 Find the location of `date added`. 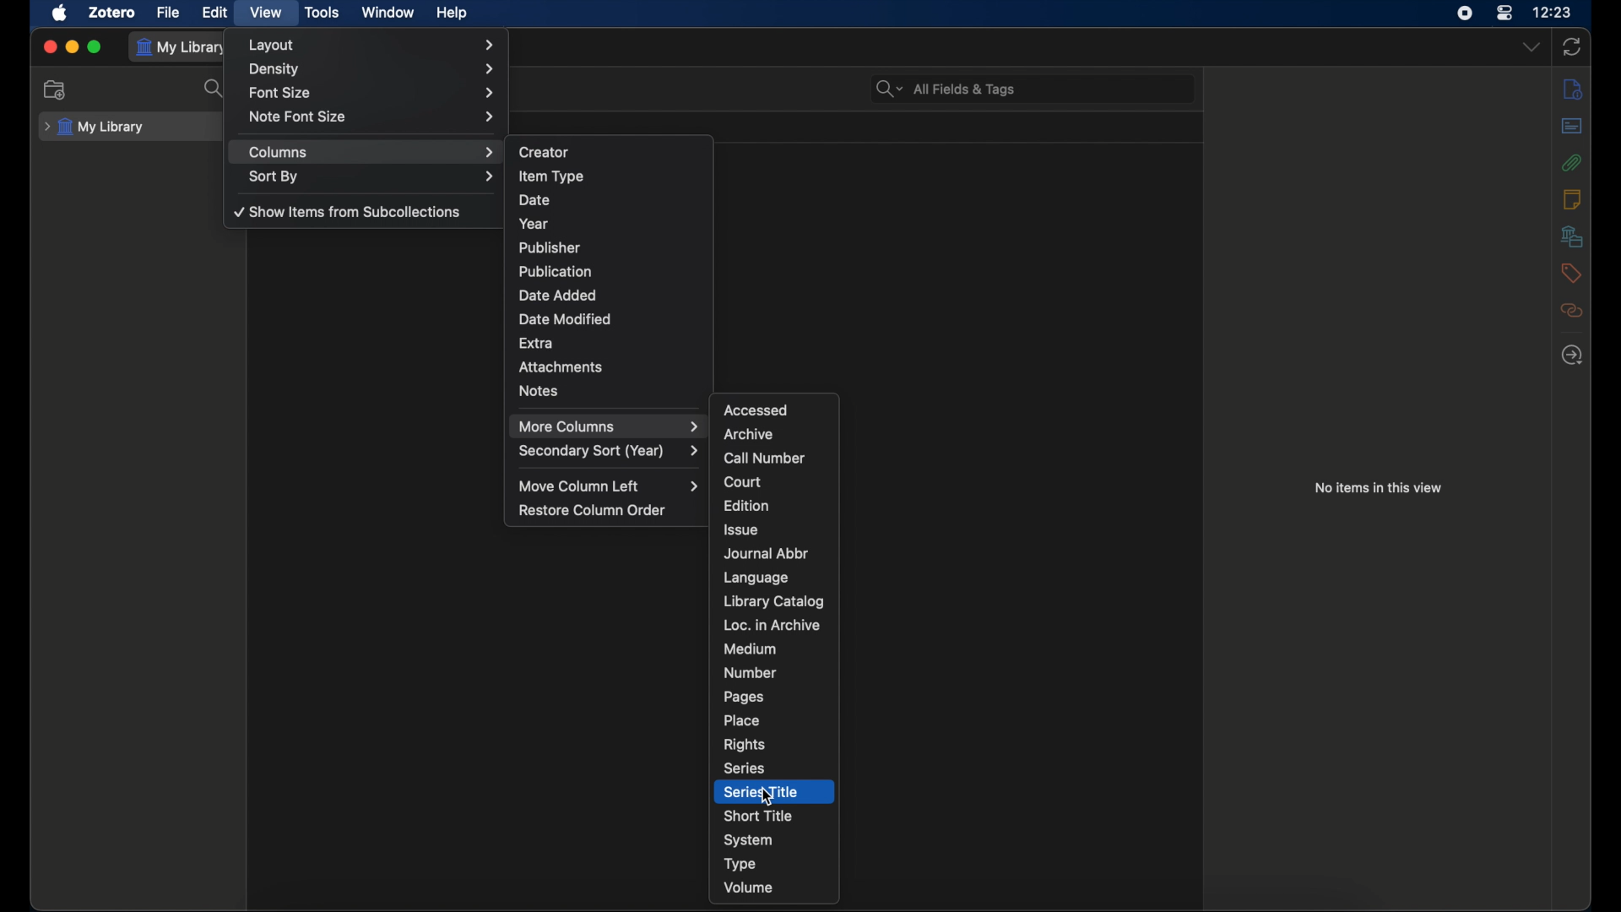

date added is located at coordinates (558, 294).